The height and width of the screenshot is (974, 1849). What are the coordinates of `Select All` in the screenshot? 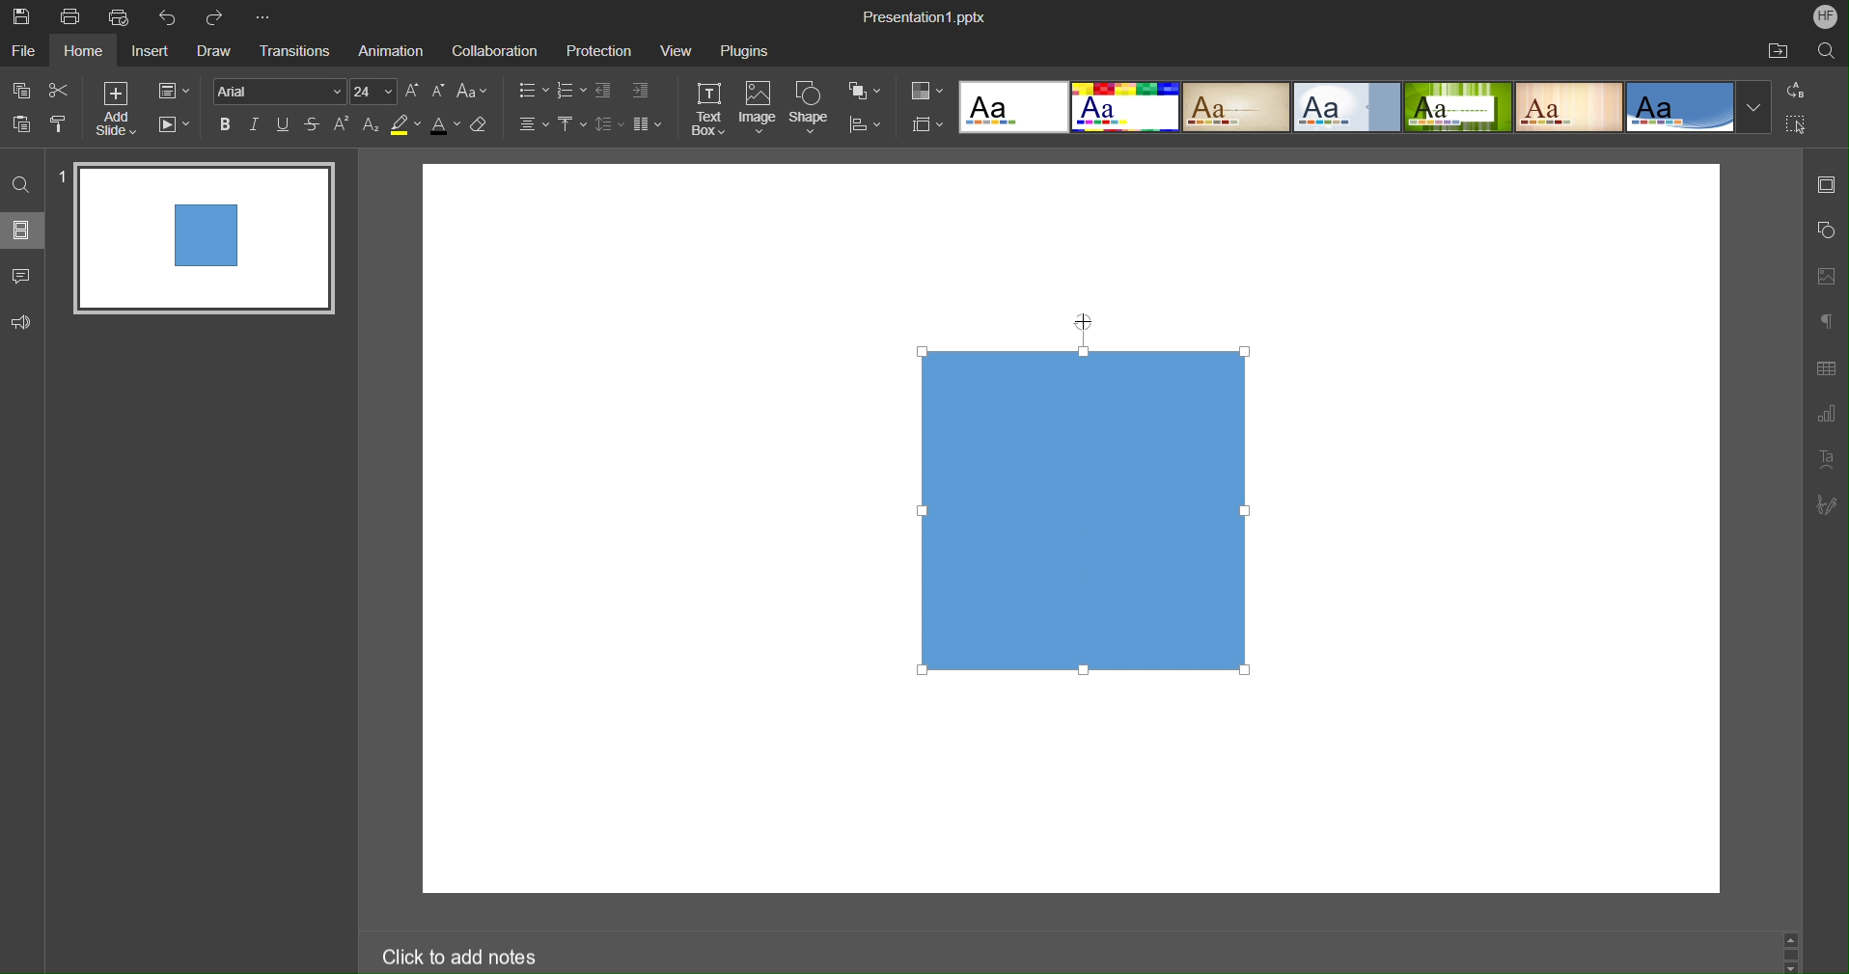 It's located at (1797, 123).